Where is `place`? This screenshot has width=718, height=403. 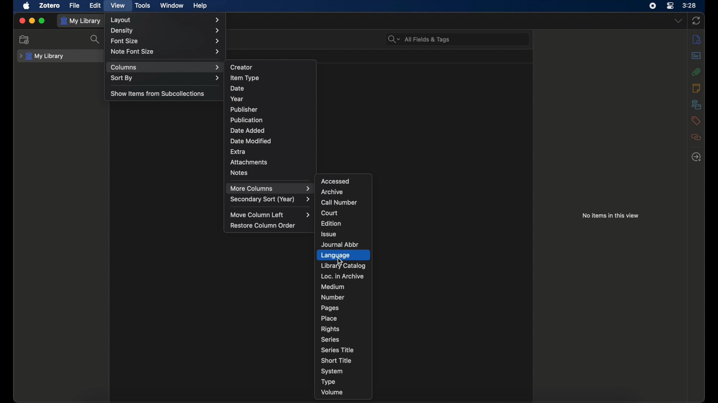
place is located at coordinates (329, 318).